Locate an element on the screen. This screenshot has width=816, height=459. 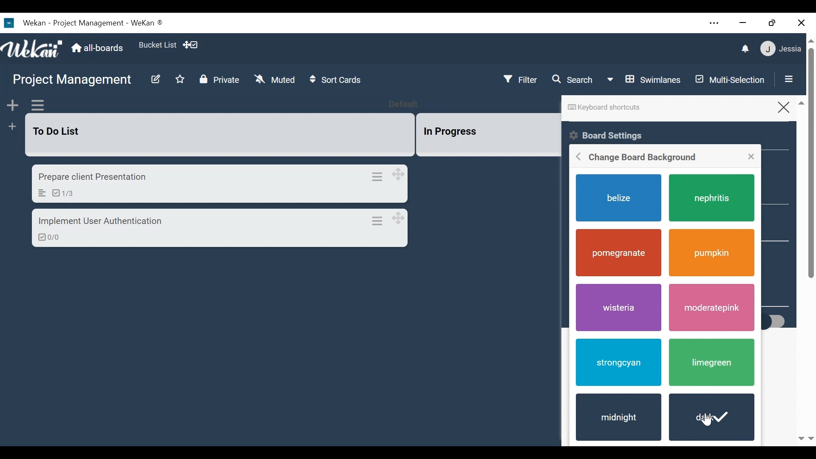
Toggle Favorite is located at coordinates (181, 79).